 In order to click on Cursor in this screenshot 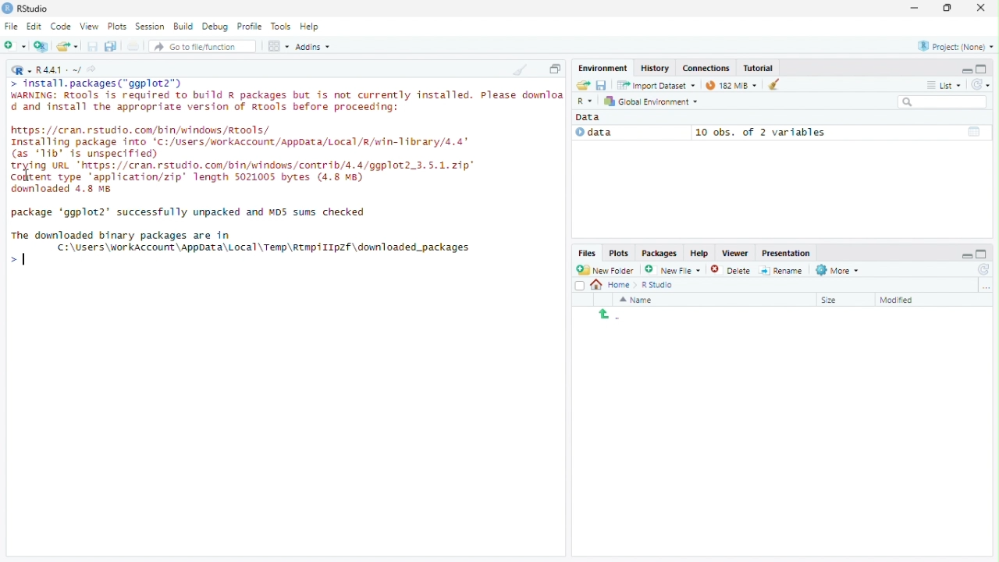, I will do `click(23, 259)`.